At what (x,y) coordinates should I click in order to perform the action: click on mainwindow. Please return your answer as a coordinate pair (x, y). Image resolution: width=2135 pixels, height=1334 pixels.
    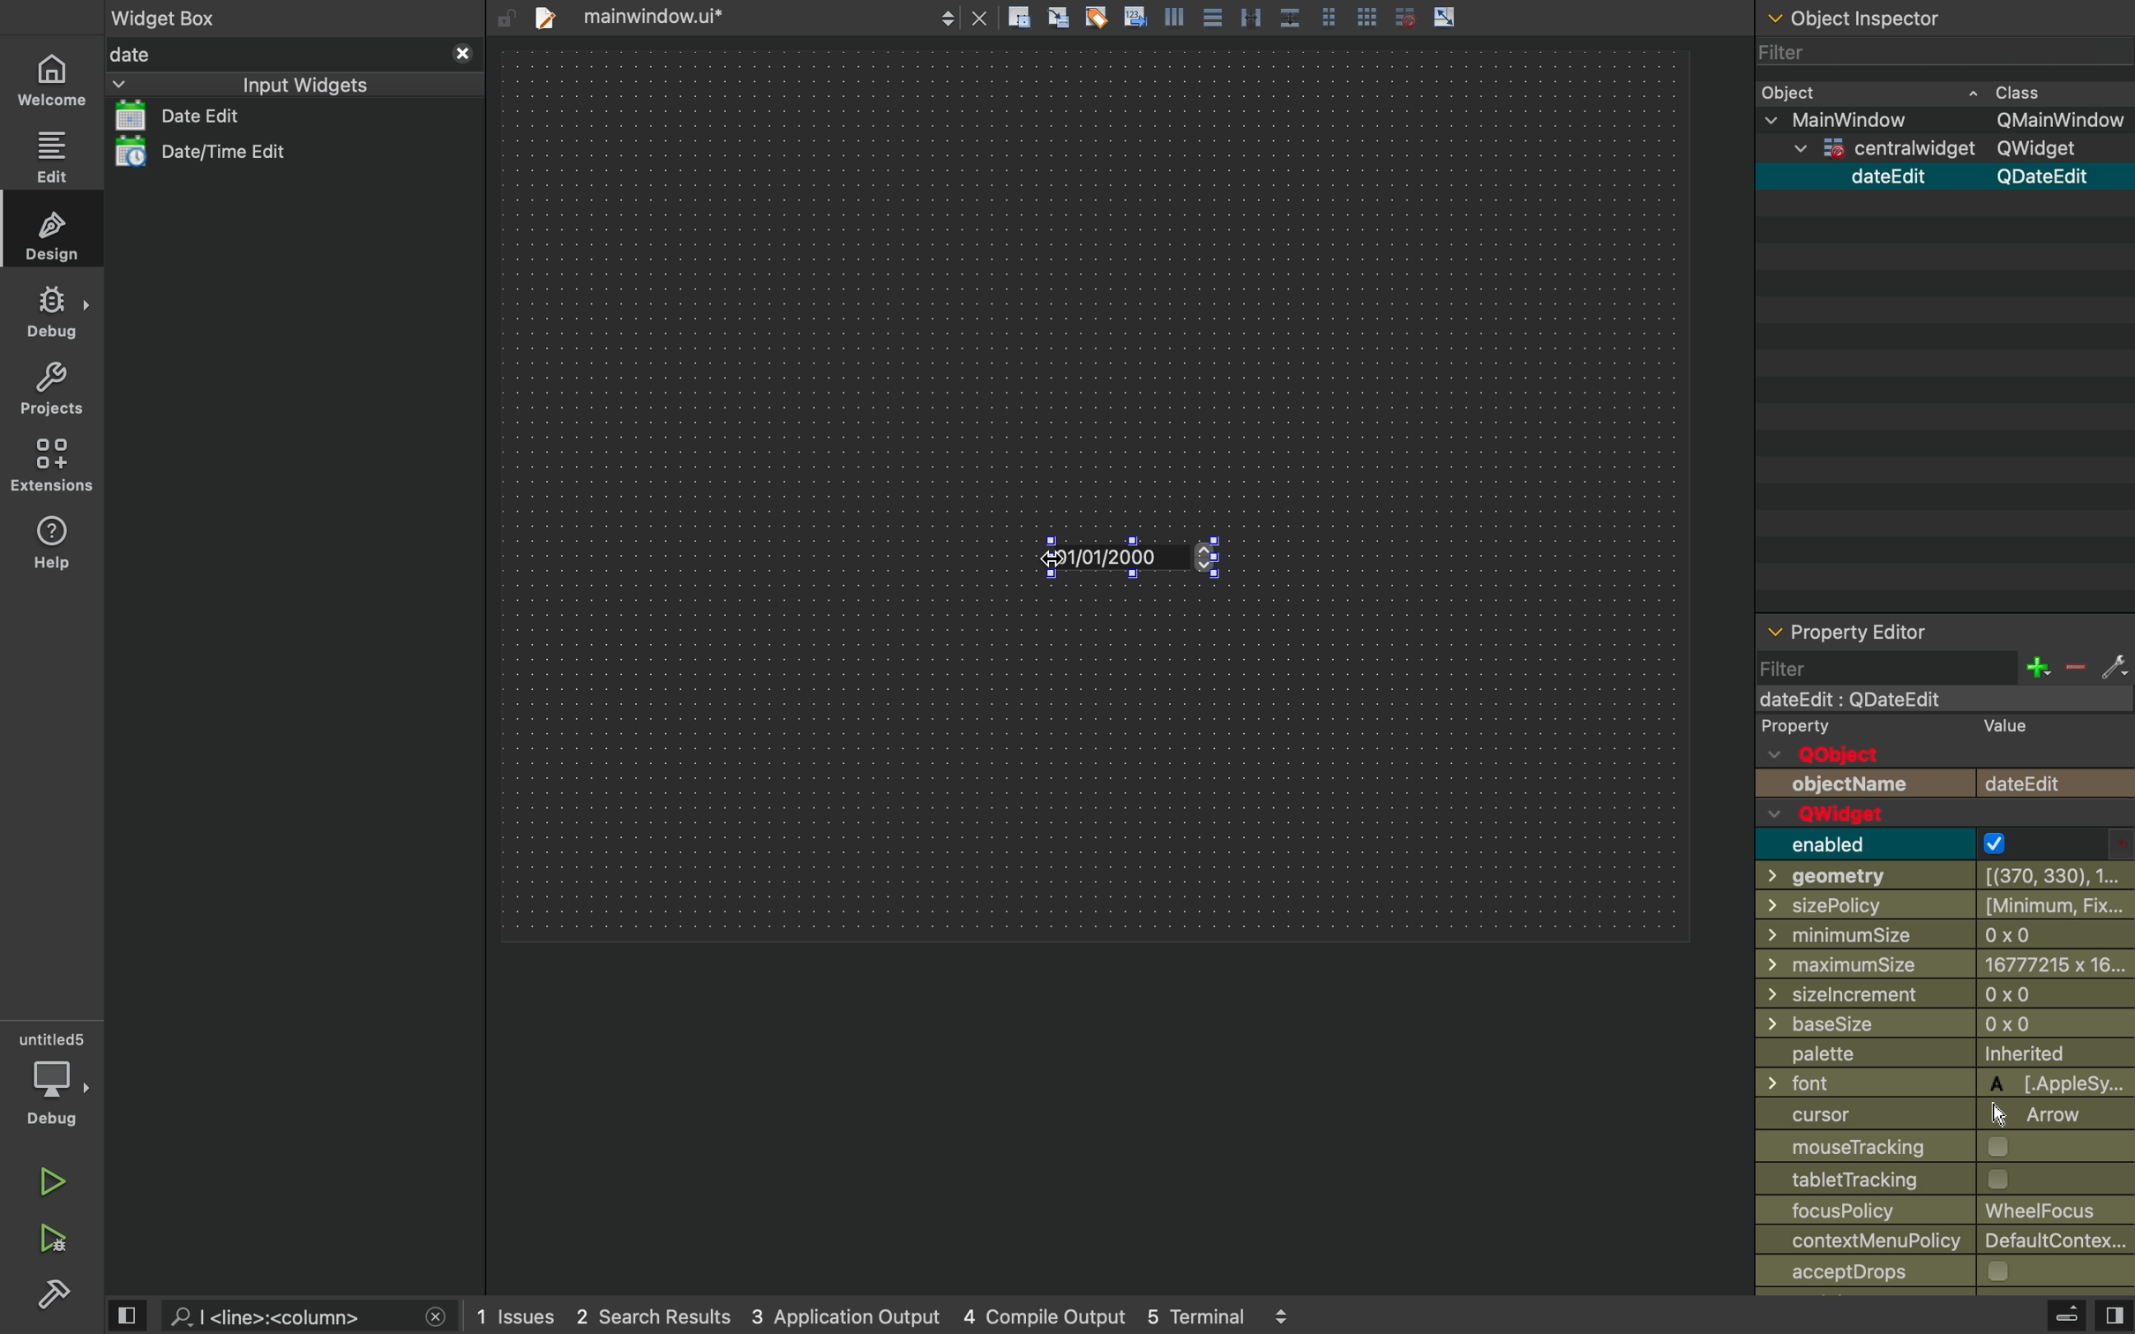
    Looking at the image, I should click on (1941, 699).